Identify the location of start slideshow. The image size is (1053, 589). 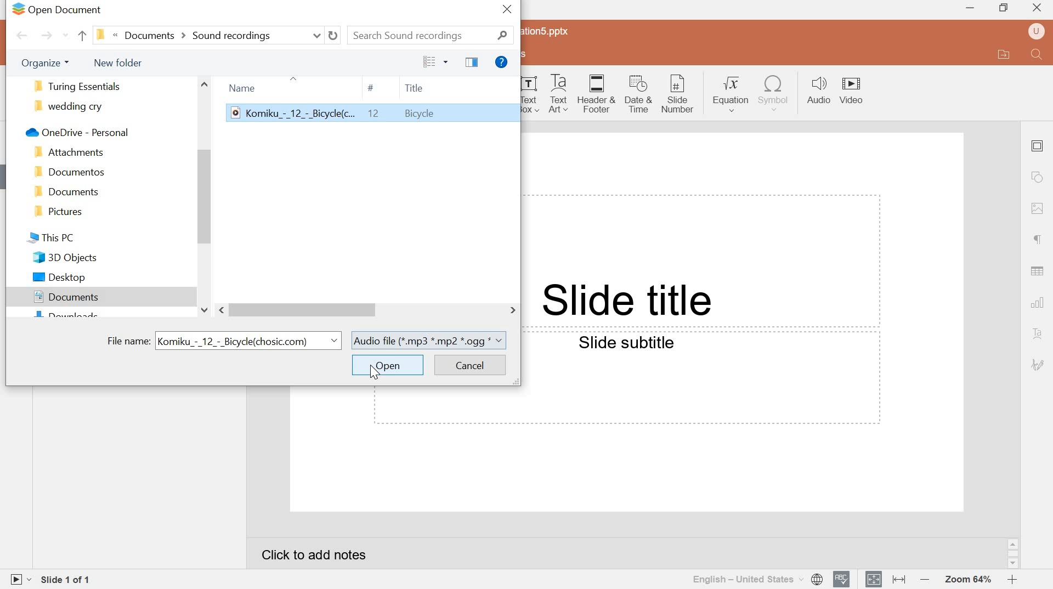
(19, 579).